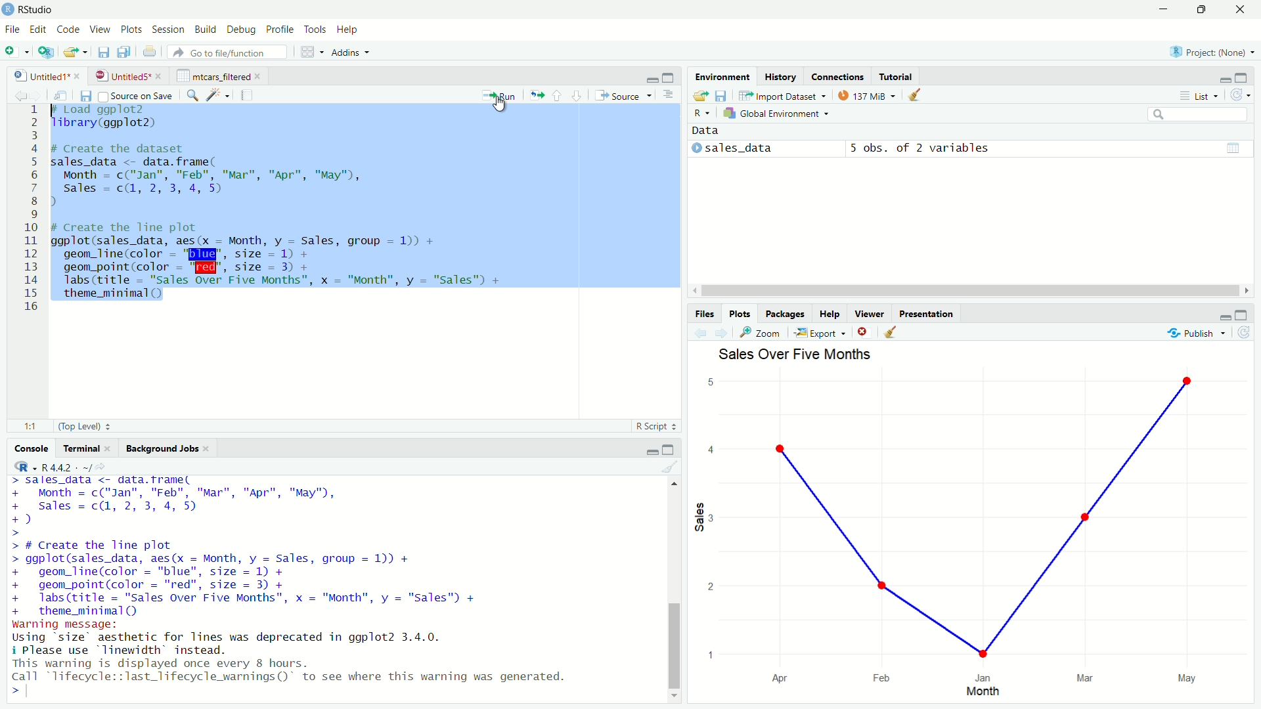 This screenshot has width=1261, height=709. I want to click on clear current plot, so click(864, 332).